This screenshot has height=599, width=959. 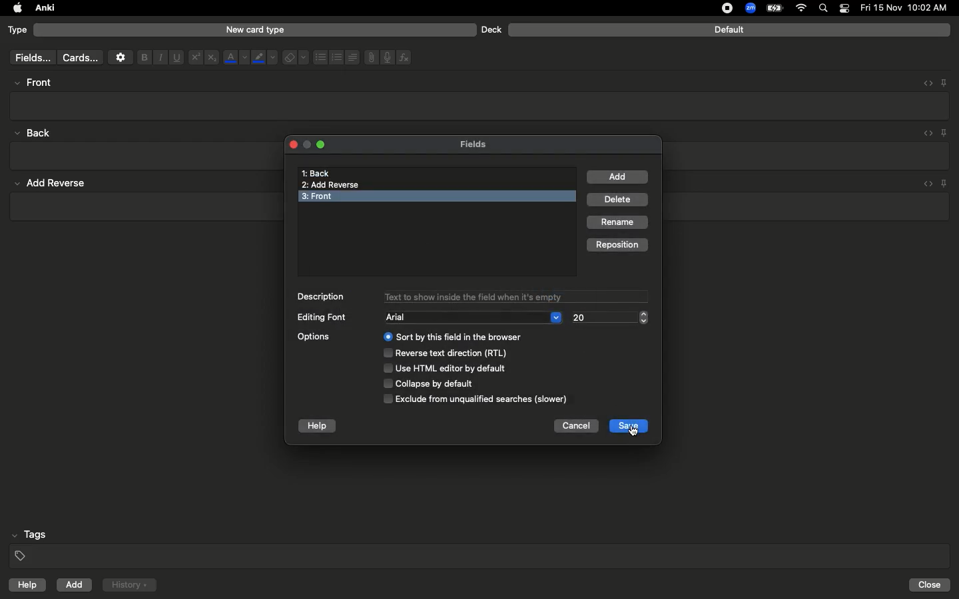 What do you see at coordinates (774, 8) in the screenshot?
I see `Charge` at bounding box center [774, 8].